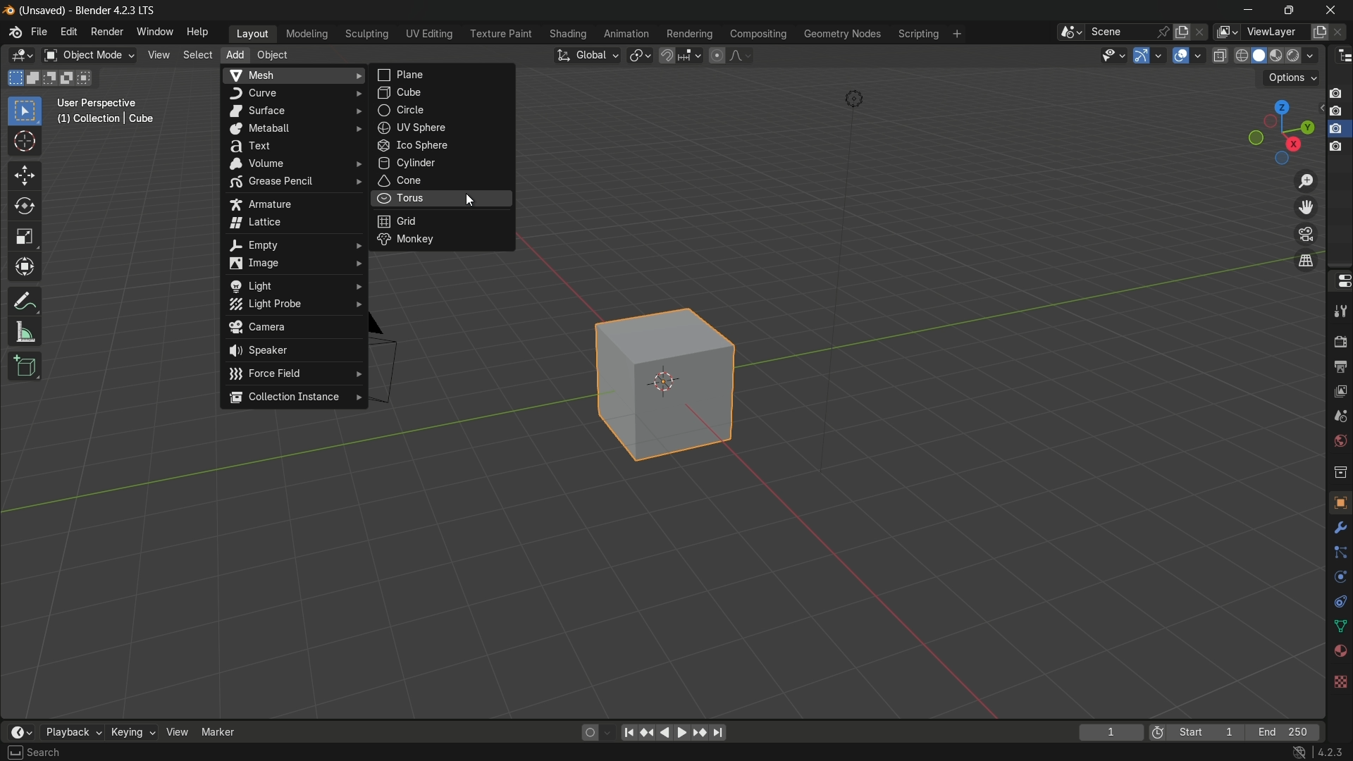  Describe the element at coordinates (639, 54) in the screenshot. I see `transform pivot table` at that location.